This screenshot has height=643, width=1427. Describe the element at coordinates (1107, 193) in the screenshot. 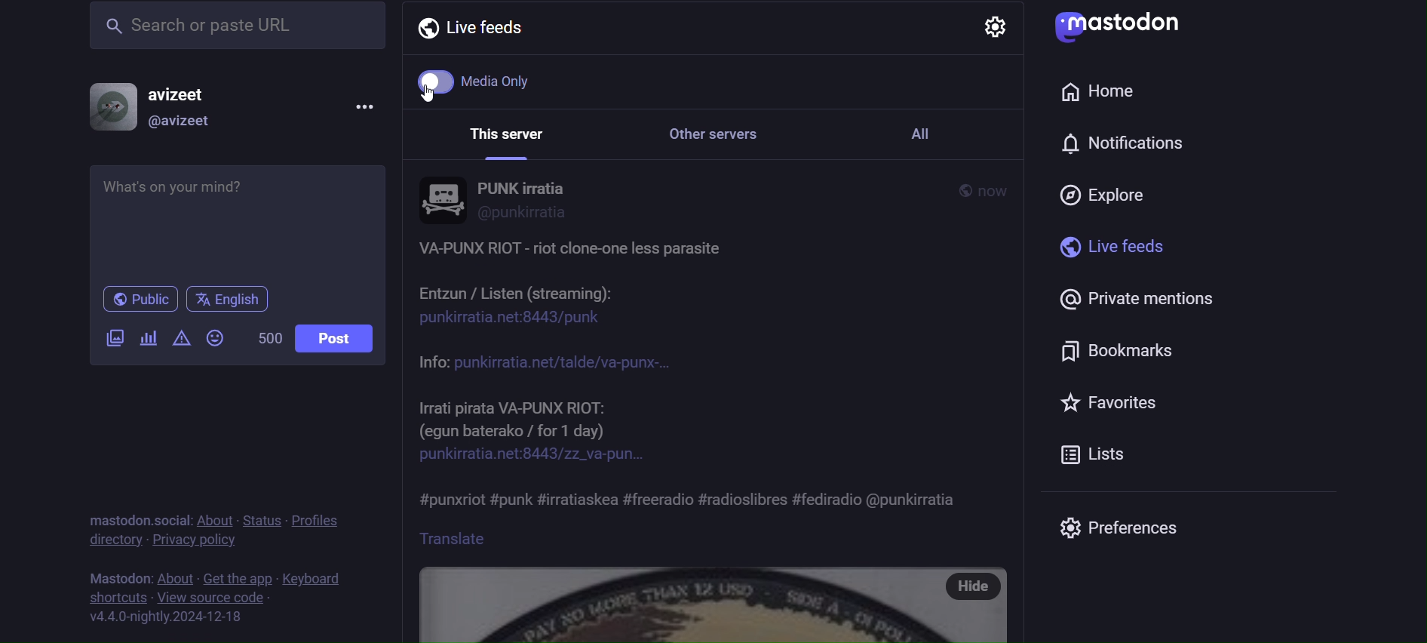

I see `explore` at that location.